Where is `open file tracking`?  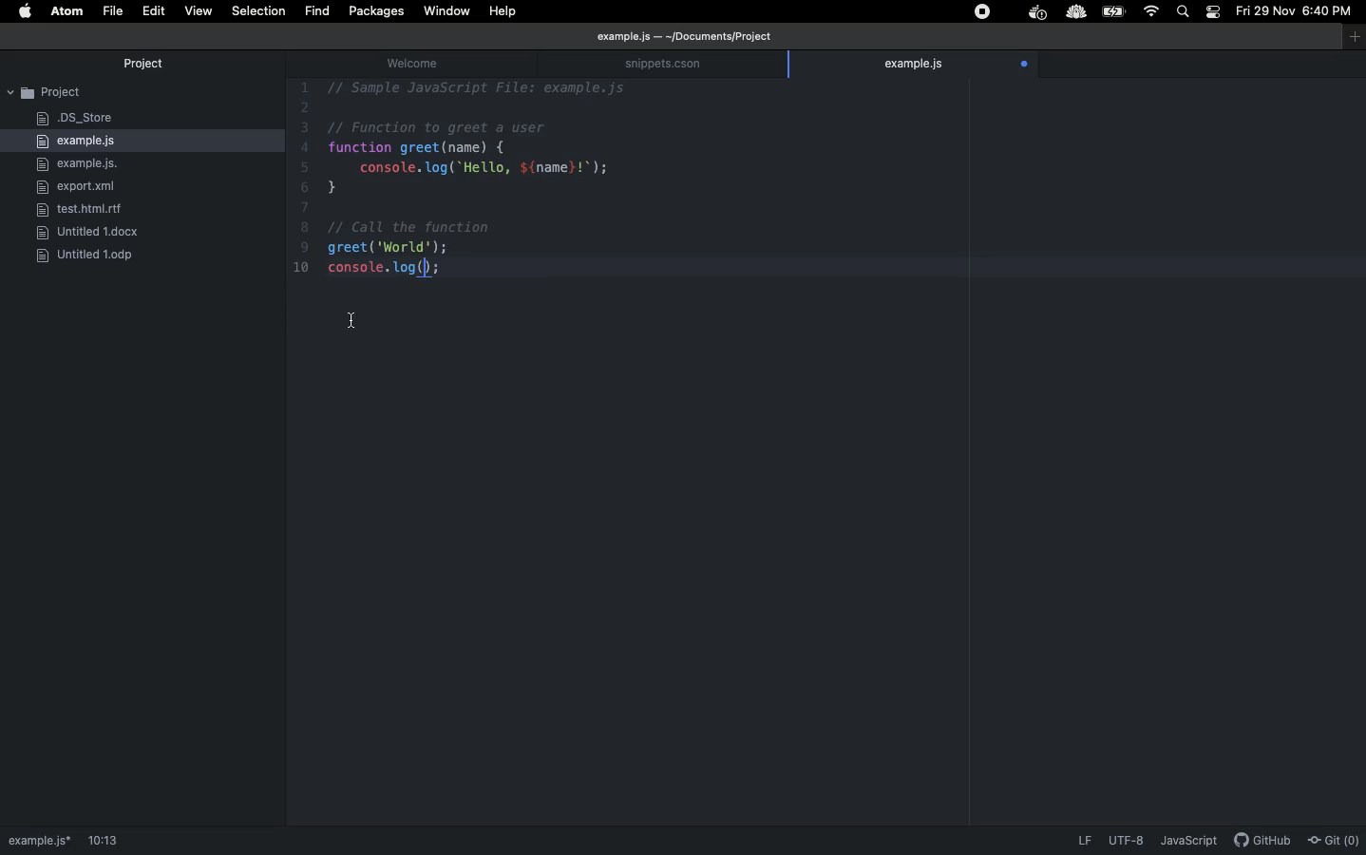
open file tracking is located at coordinates (1025, 65).